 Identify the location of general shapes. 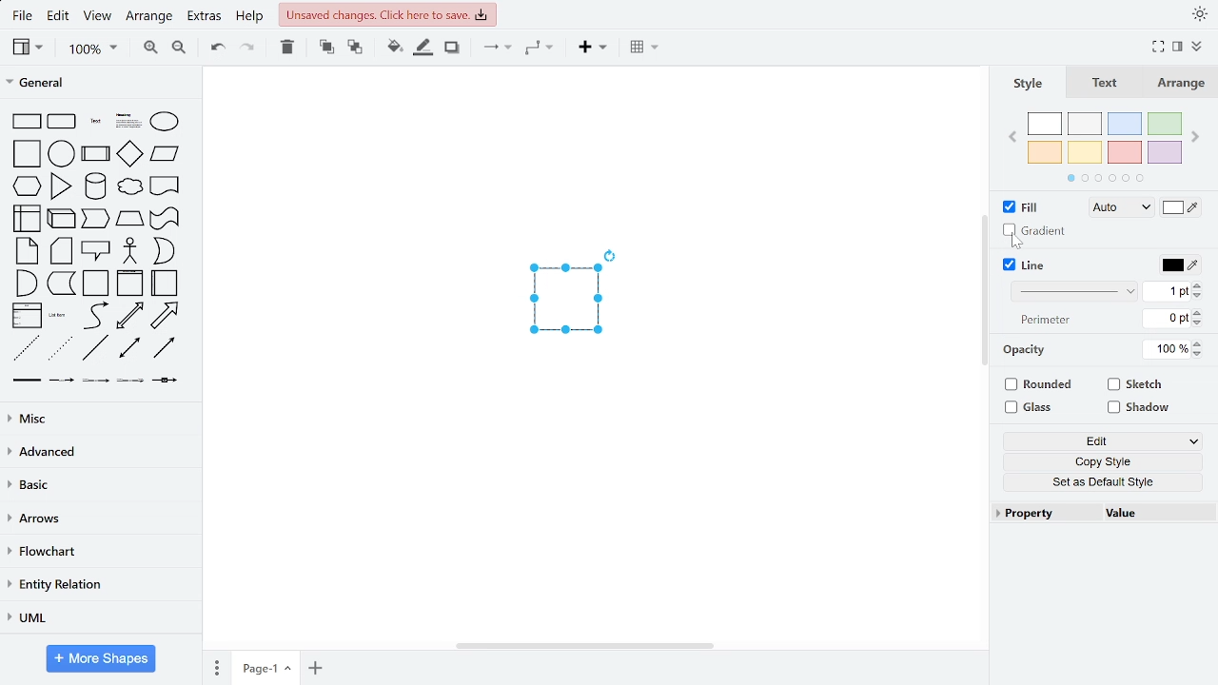
(24, 347).